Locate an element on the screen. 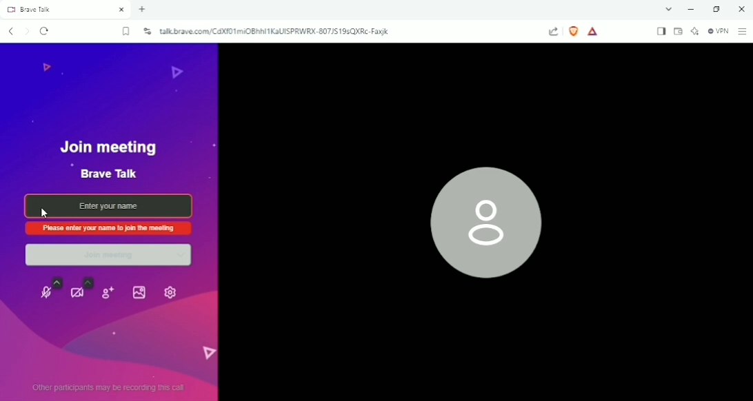  Search tabs is located at coordinates (670, 9).